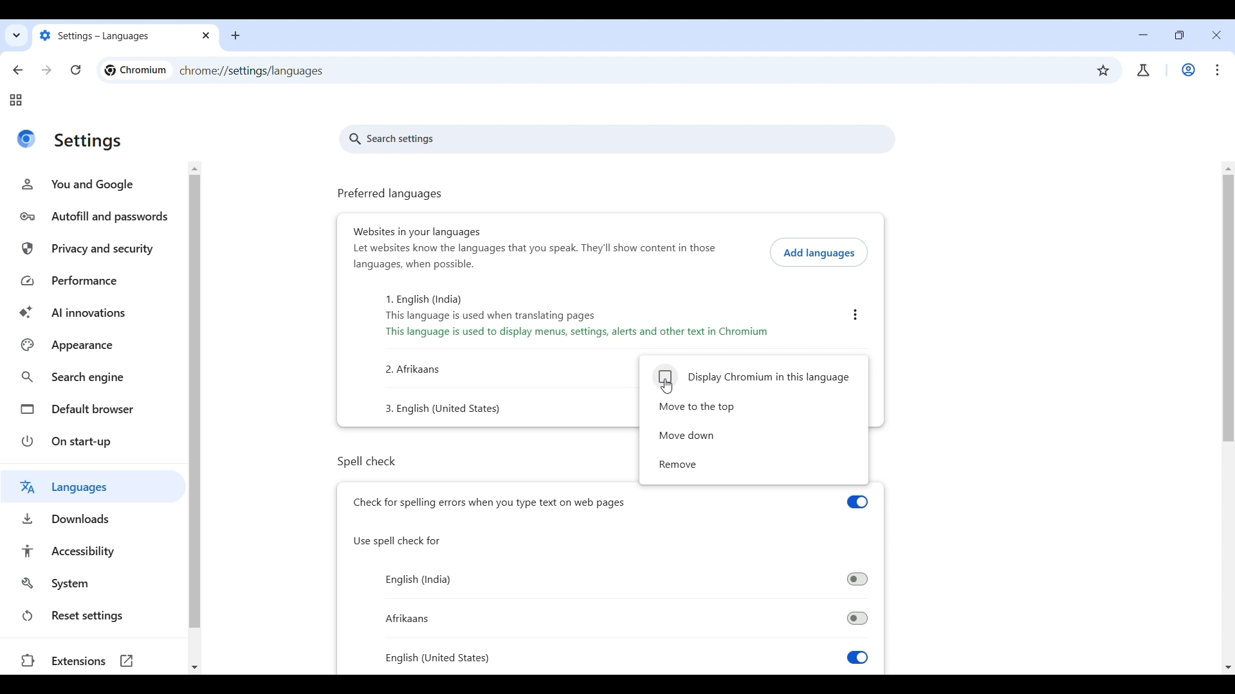 The image size is (1235, 694). Describe the element at coordinates (197, 166) in the screenshot. I see `Quick slide to top` at that location.